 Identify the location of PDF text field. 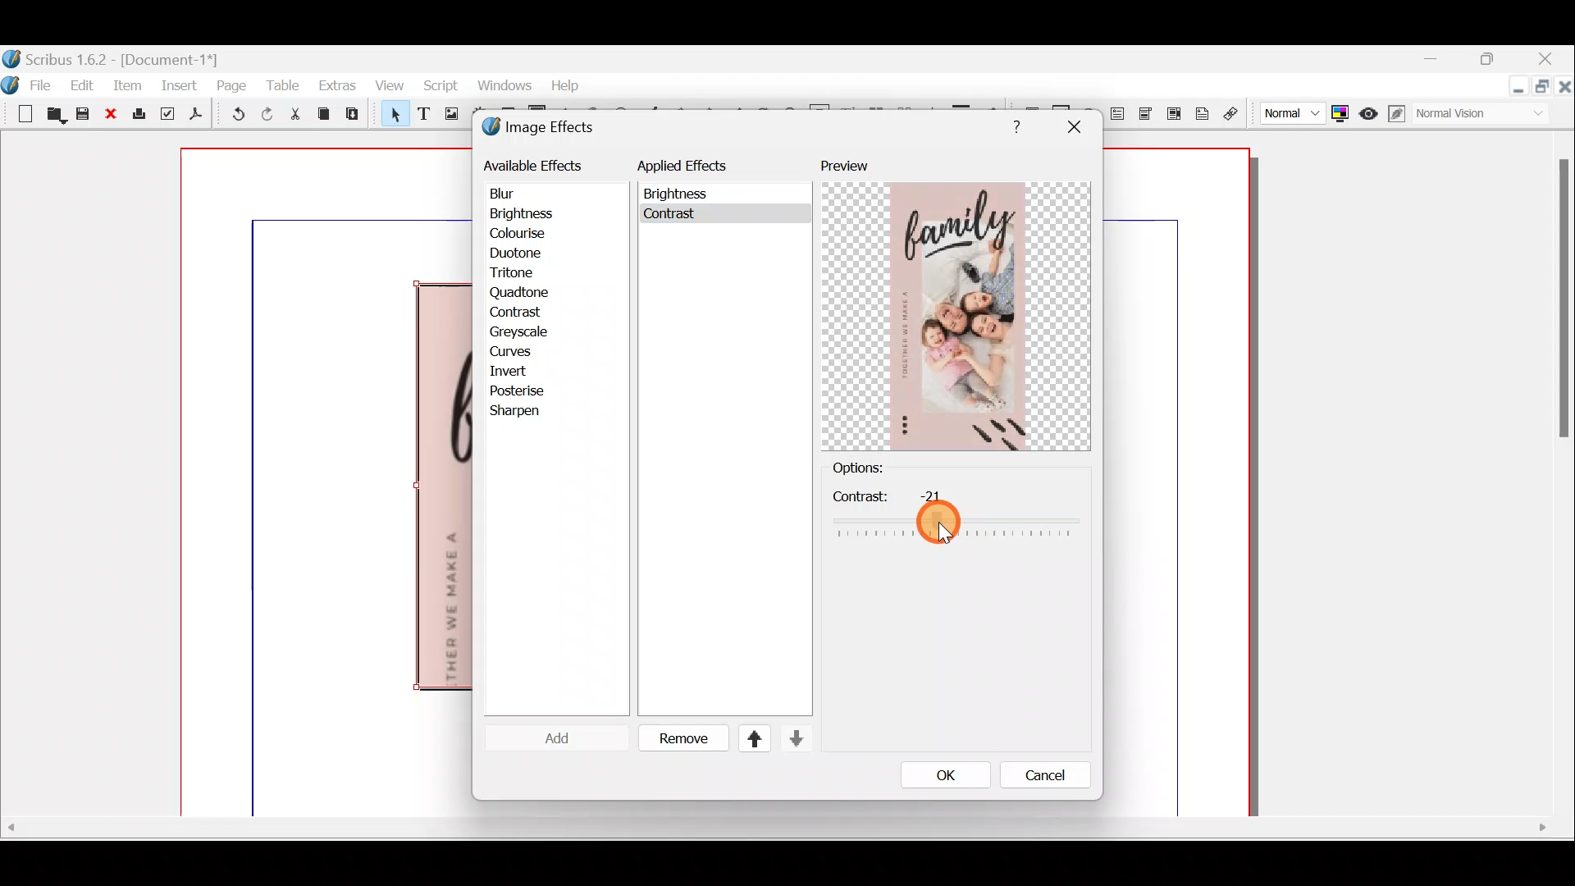
(1118, 114).